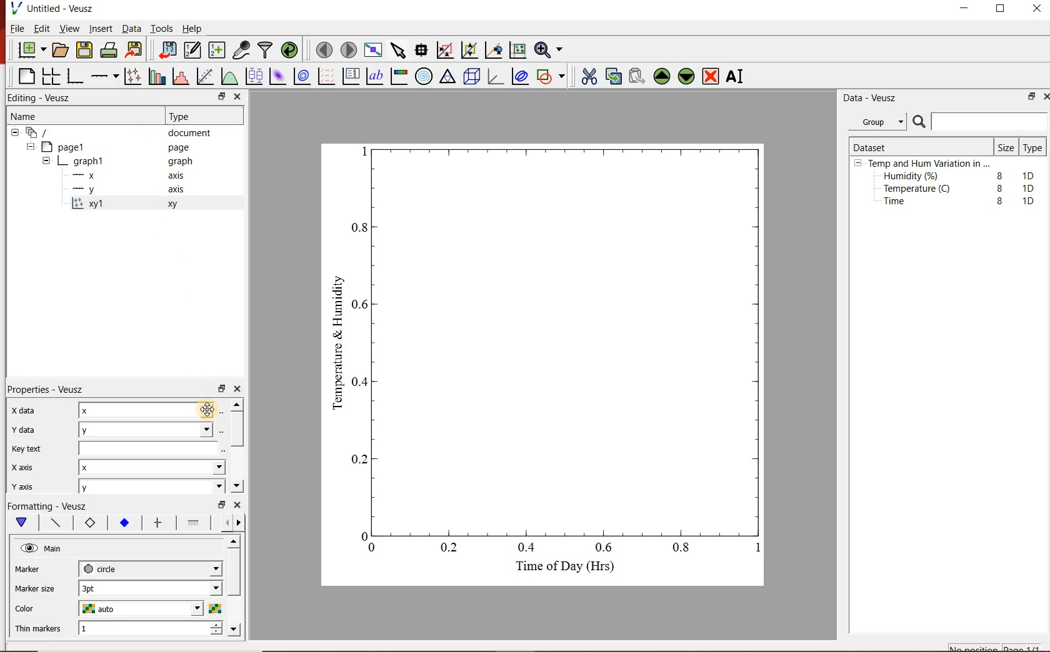  What do you see at coordinates (362, 150) in the screenshot?
I see `1` at bounding box center [362, 150].